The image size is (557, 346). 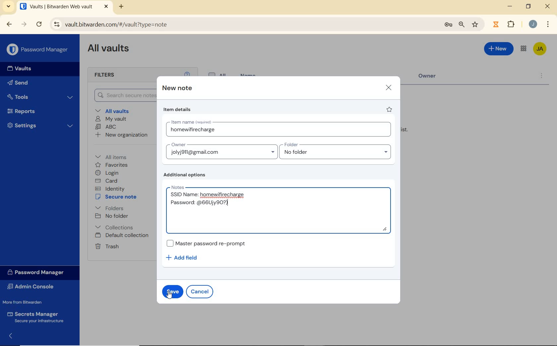 I want to click on close, so click(x=547, y=6).